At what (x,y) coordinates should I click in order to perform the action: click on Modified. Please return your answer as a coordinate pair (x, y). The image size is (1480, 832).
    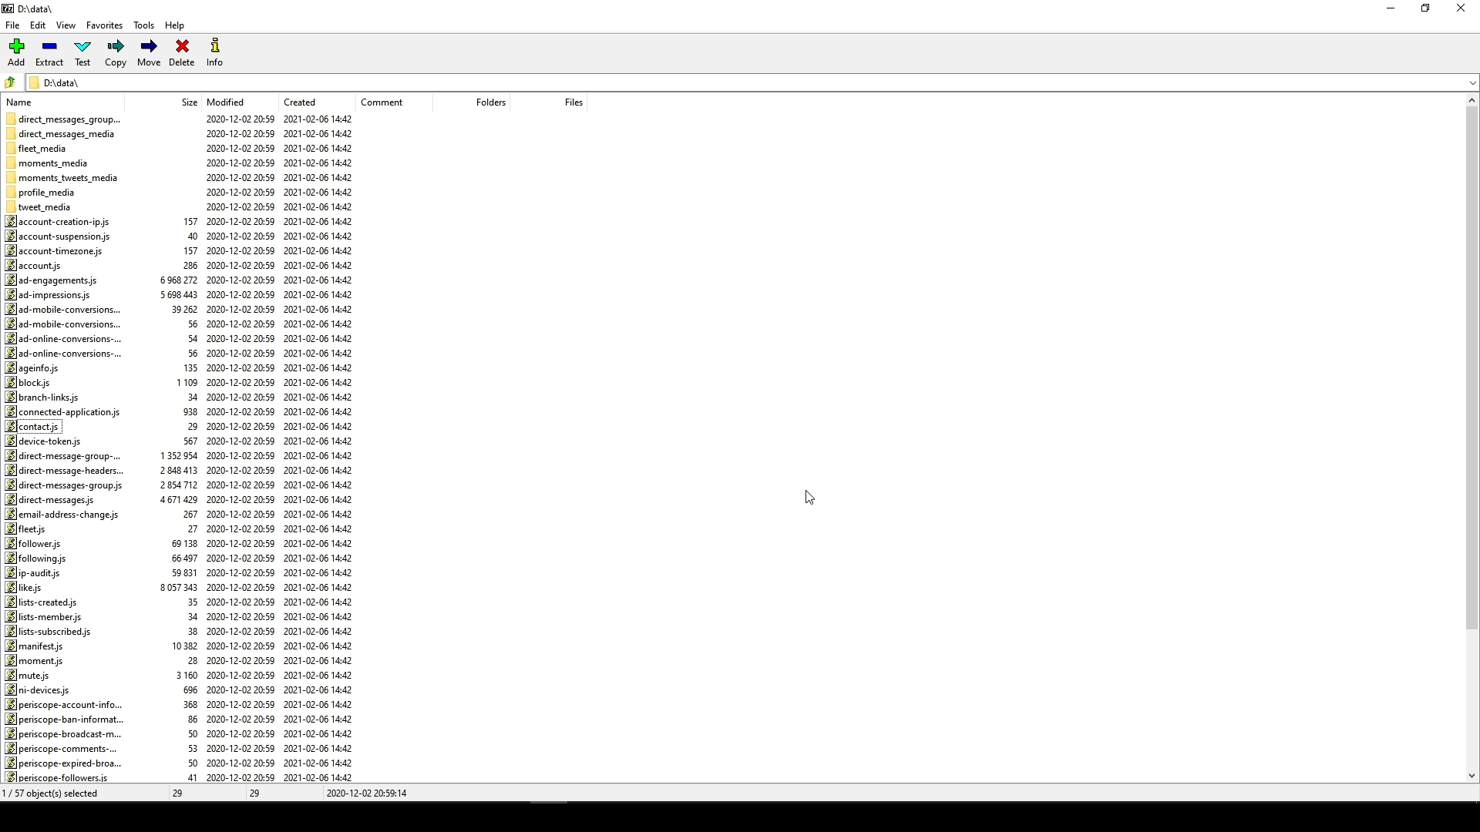
    Looking at the image, I should click on (230, 101).